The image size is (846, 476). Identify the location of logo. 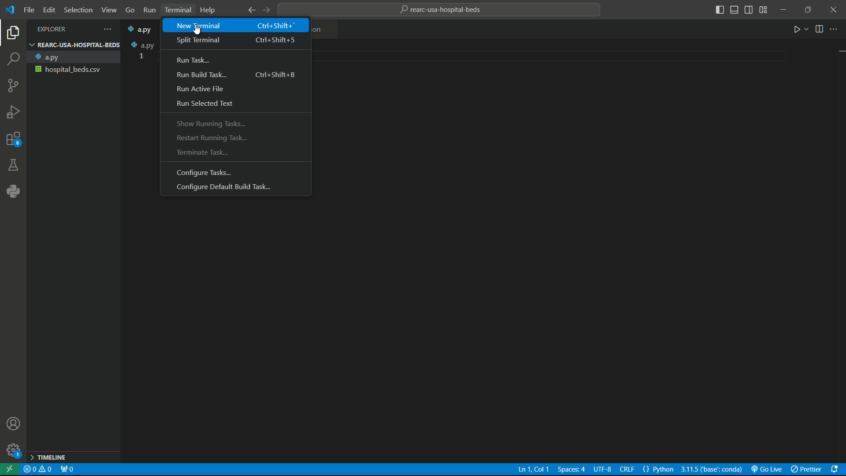
(11, 11).